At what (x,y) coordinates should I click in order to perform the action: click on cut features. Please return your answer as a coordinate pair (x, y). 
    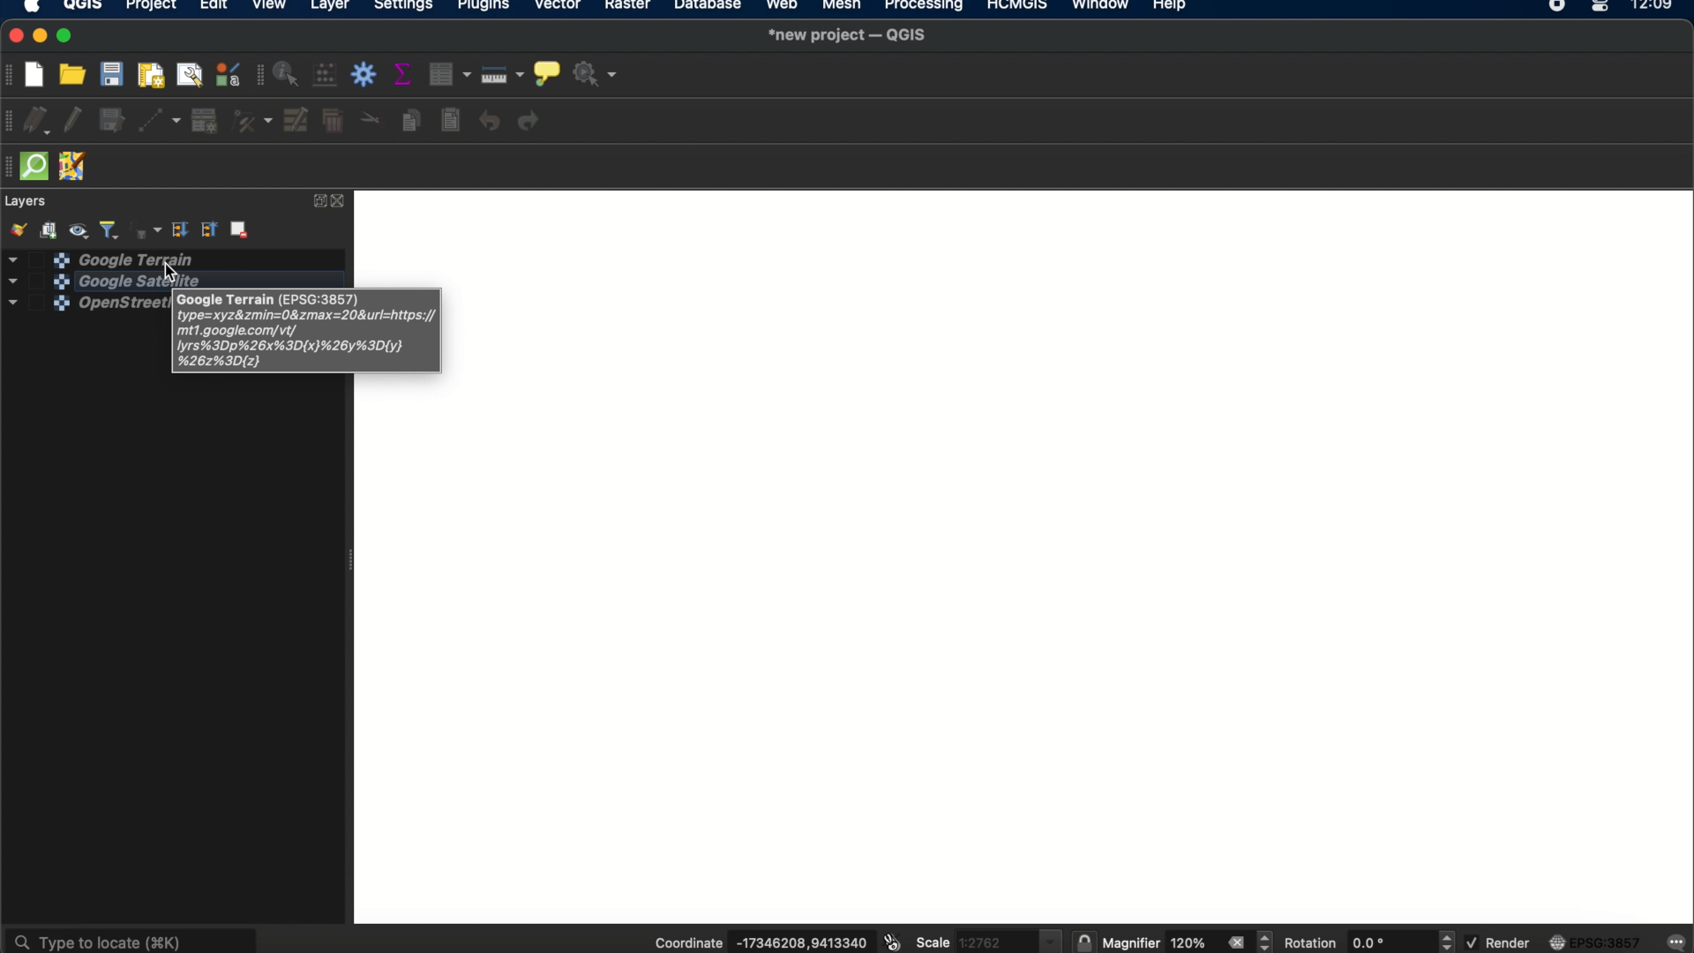
    Looking at the image, I should click on (370, 119).